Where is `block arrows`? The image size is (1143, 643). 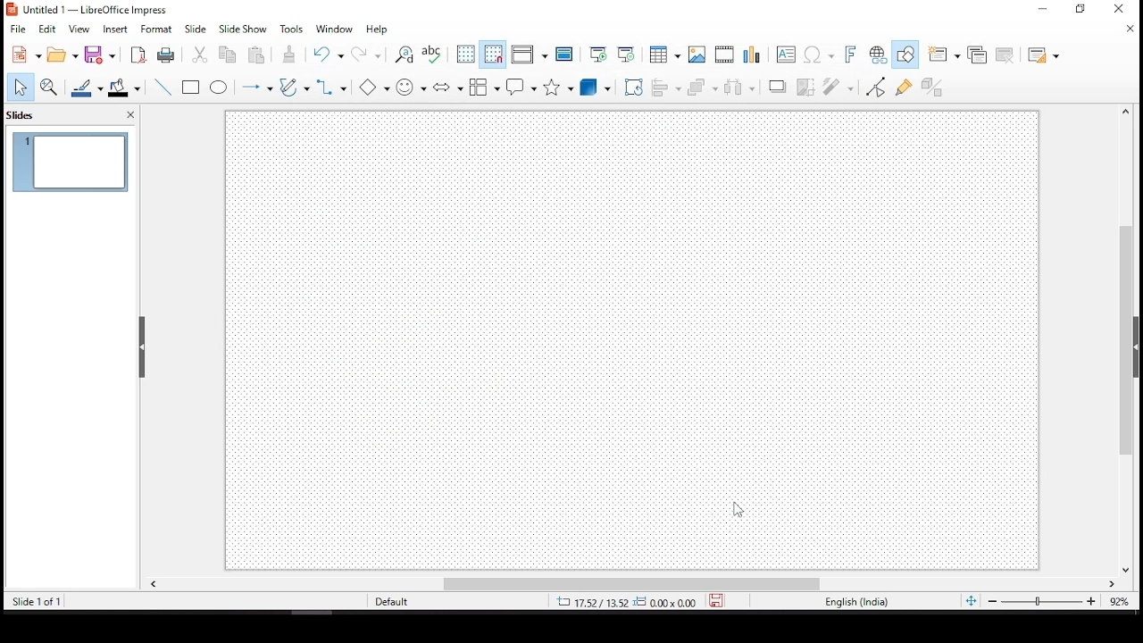
block arrows is located at coordinates (446, 86).